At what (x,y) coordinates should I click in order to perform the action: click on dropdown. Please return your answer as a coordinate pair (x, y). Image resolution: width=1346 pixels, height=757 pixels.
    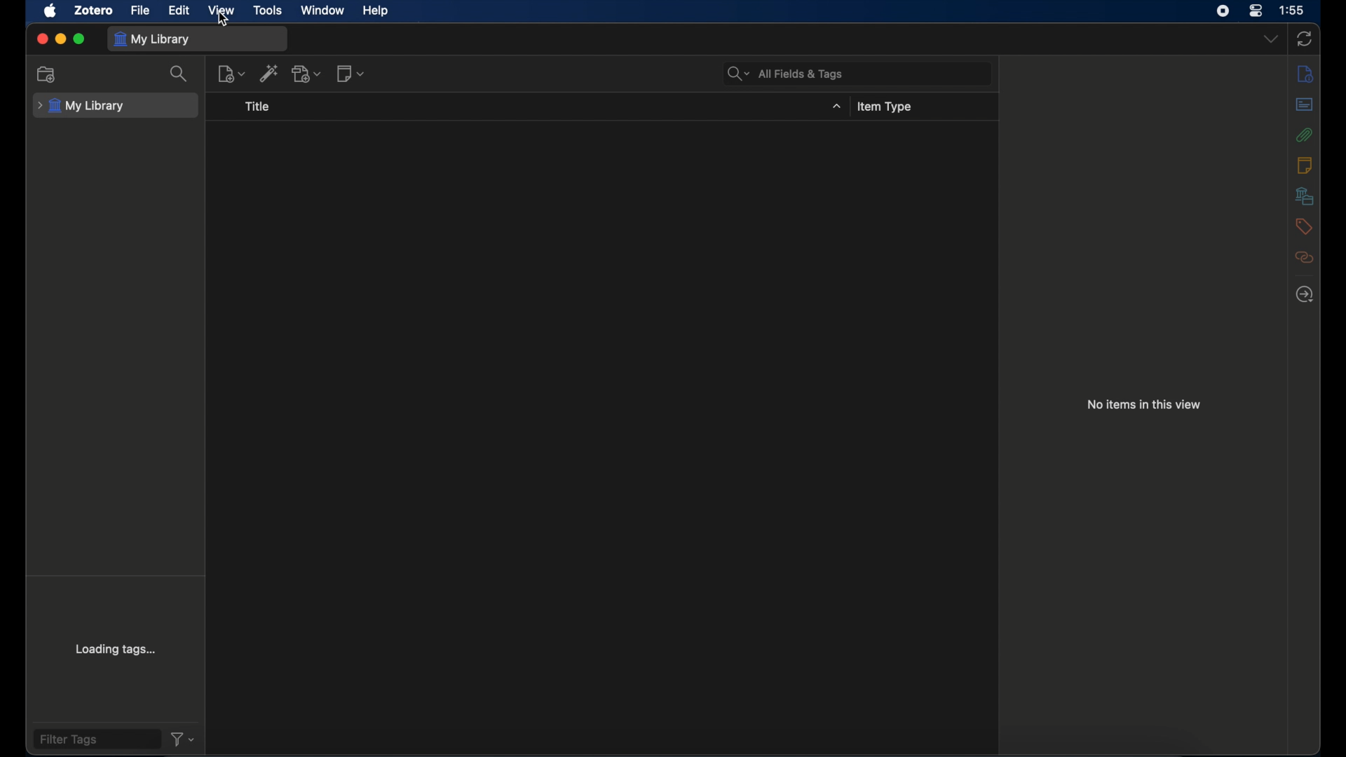
    Looking at the image, I should click on (836, 107).